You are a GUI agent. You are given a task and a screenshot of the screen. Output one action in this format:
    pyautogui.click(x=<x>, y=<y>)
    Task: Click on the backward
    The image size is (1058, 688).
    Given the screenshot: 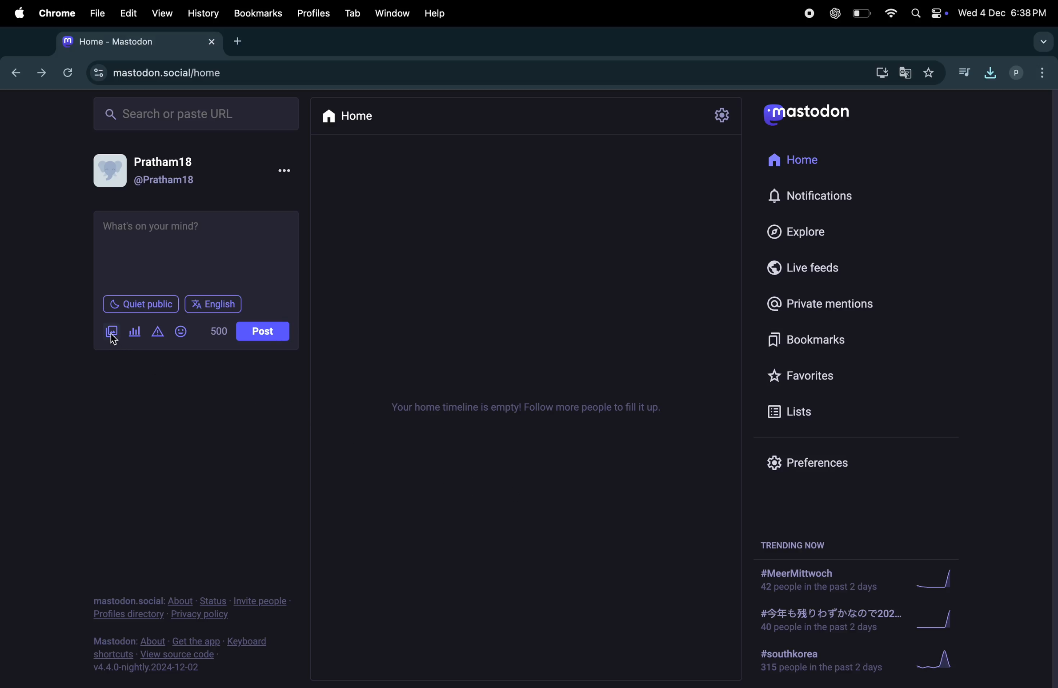 What is the action you would take?
    pyautogui.click(x=12, y=74)
    